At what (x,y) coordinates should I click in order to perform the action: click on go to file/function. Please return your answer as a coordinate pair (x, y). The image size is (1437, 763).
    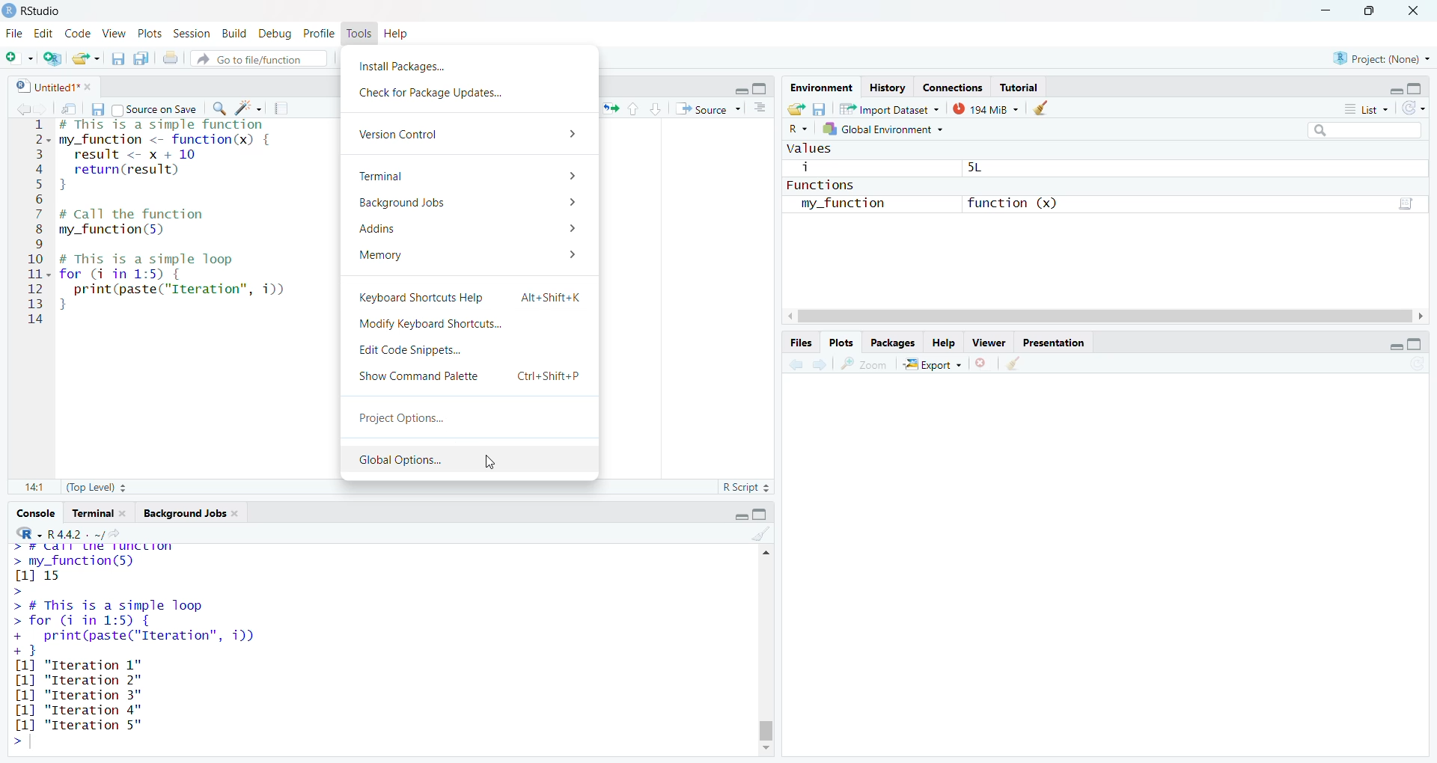
    Looking at the image, I should click on (260, 57).